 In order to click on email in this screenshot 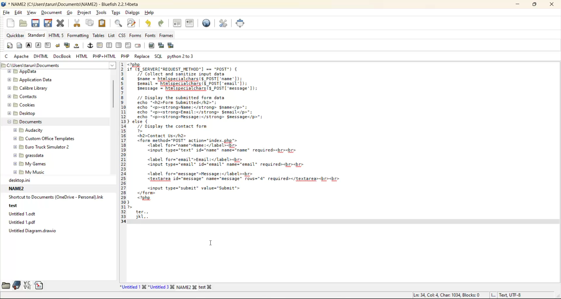, I will do `click(138, 45)`.